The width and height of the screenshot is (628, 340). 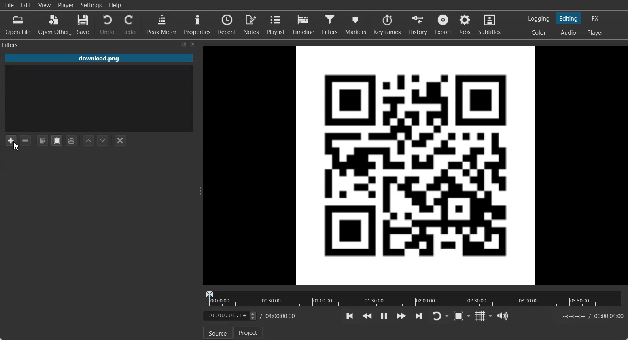 What do you see at coordinates (277, 24) in the screenshot?
I see `Playlist` at bounding box center [277, 24].